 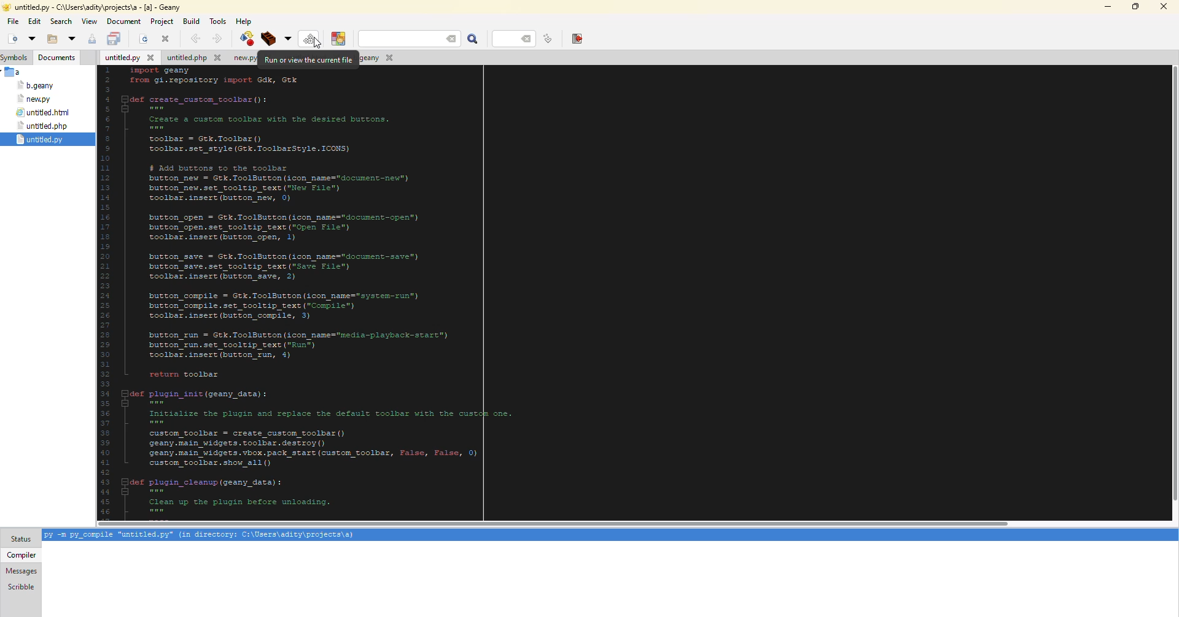 What do you see at coordinates (23, 570) in the screenshot?
I see `messages` at bounding box center [23, 570].